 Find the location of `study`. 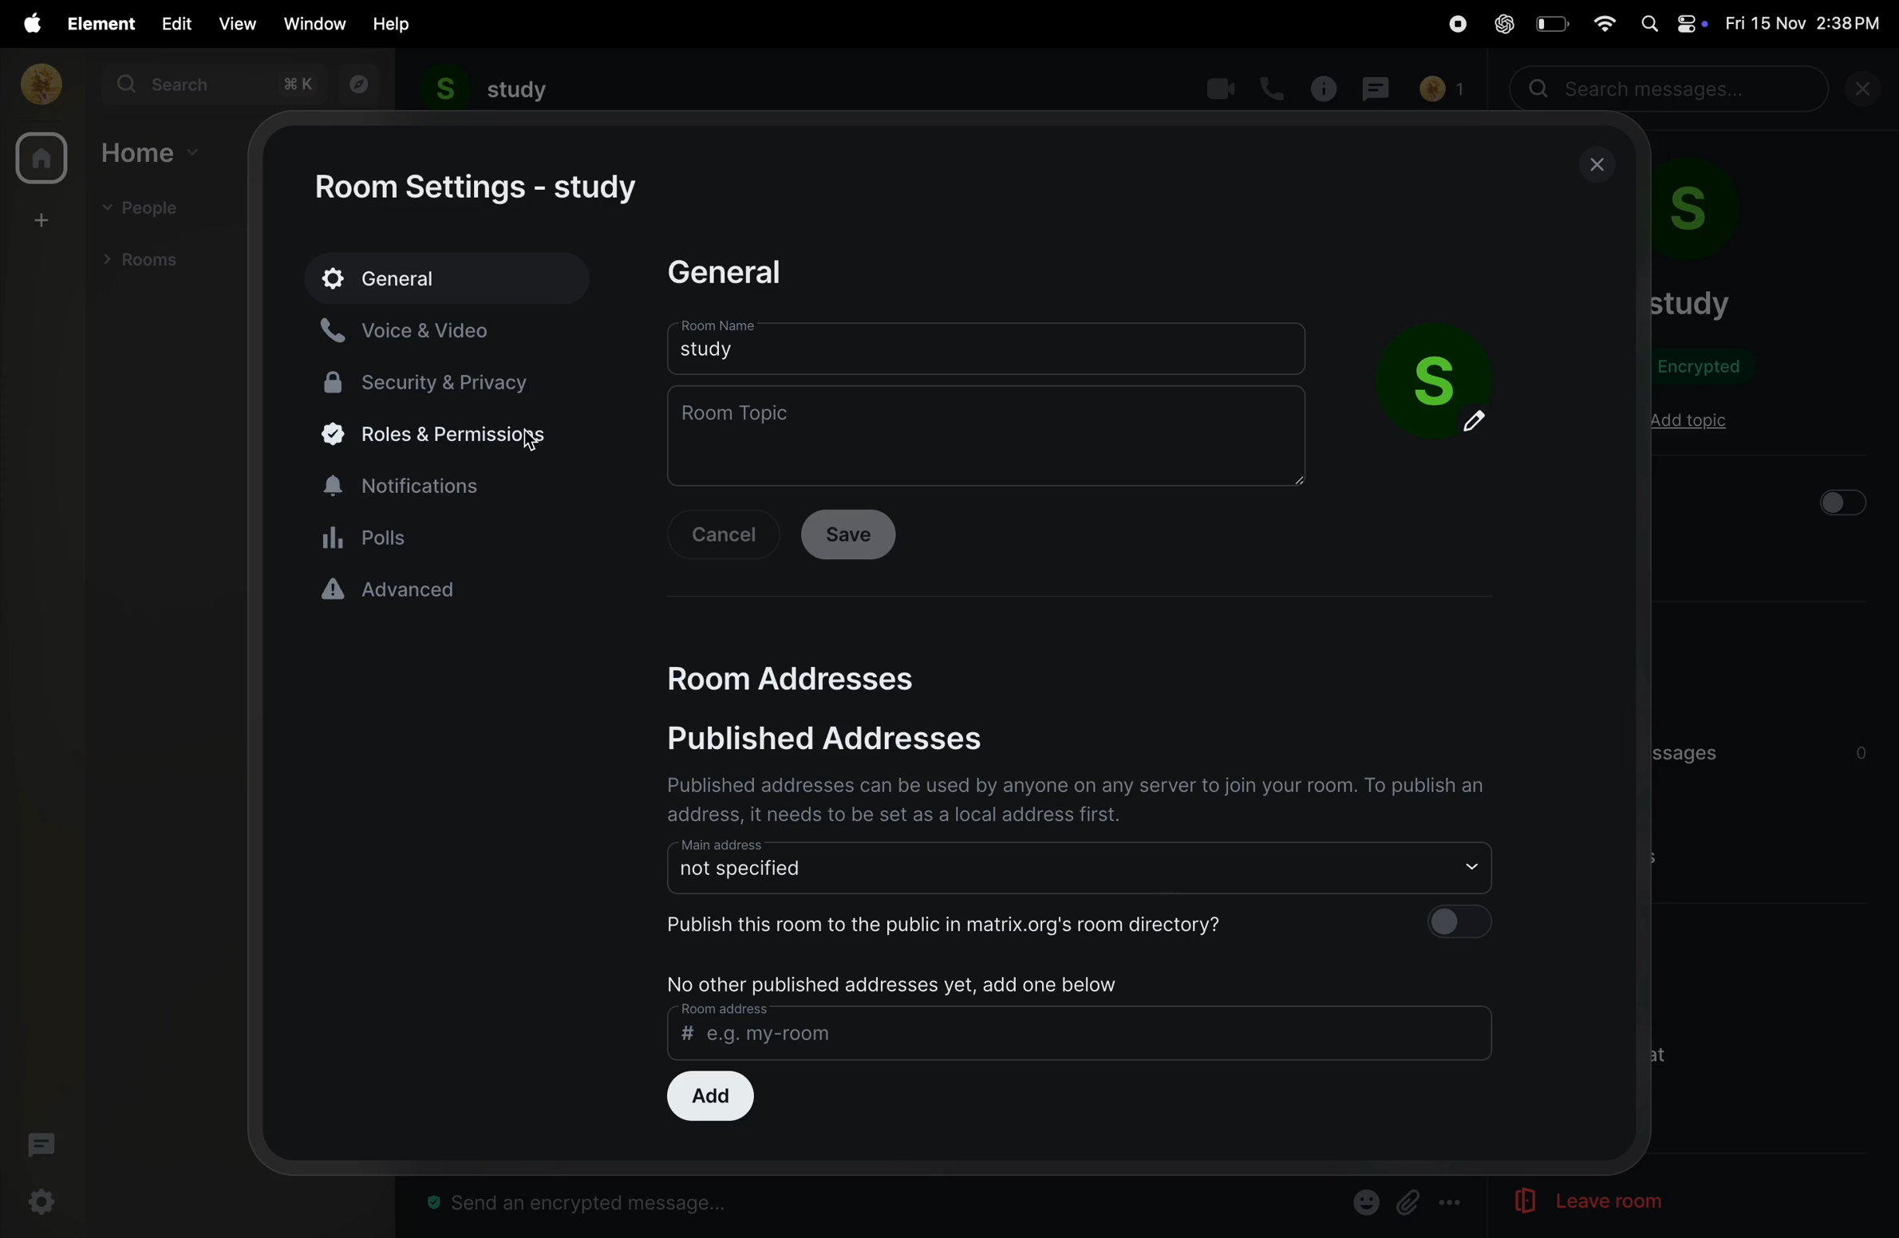

study is located at coordinates (487, 89).